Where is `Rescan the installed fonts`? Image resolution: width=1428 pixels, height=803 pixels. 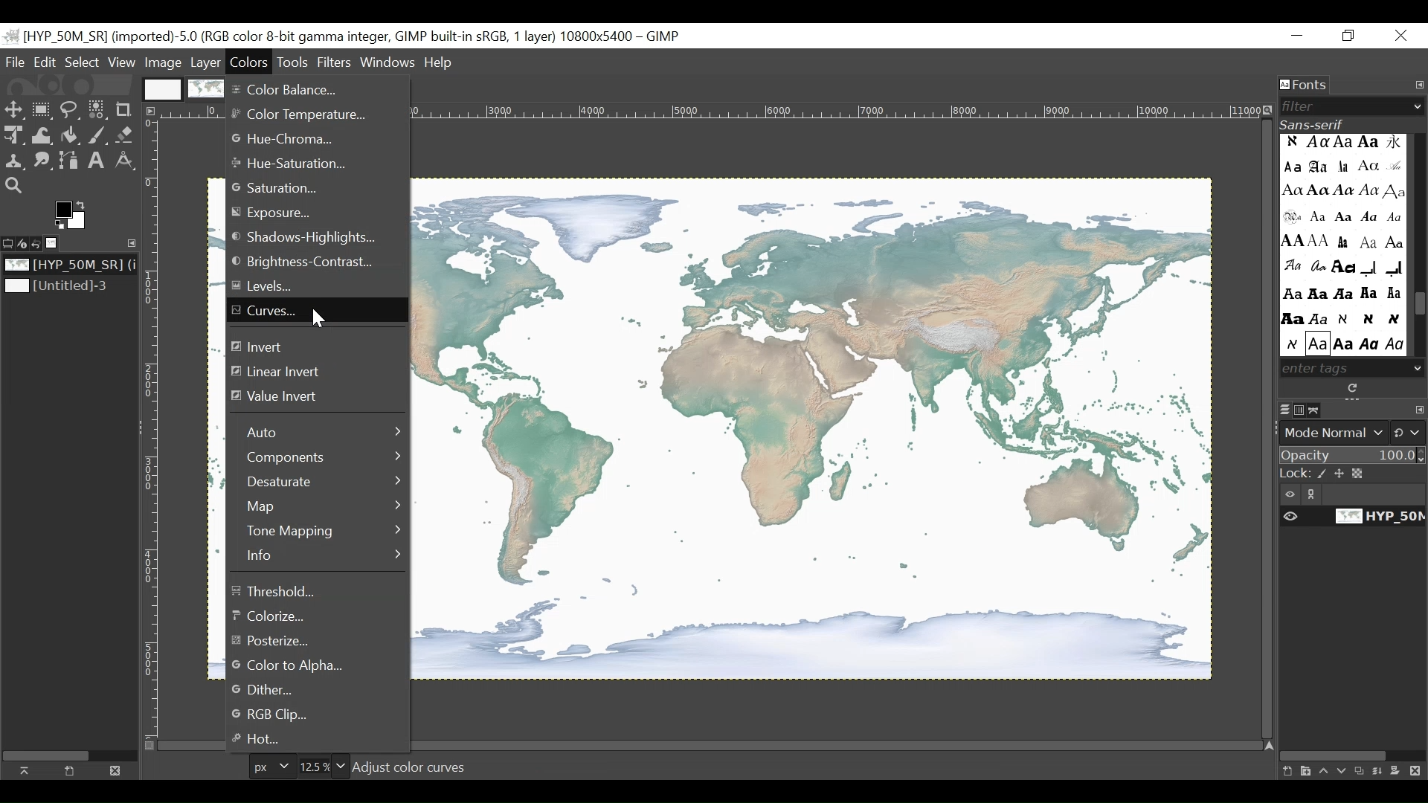 Rescan the installed fonts is located at coordinates (1354, 388).